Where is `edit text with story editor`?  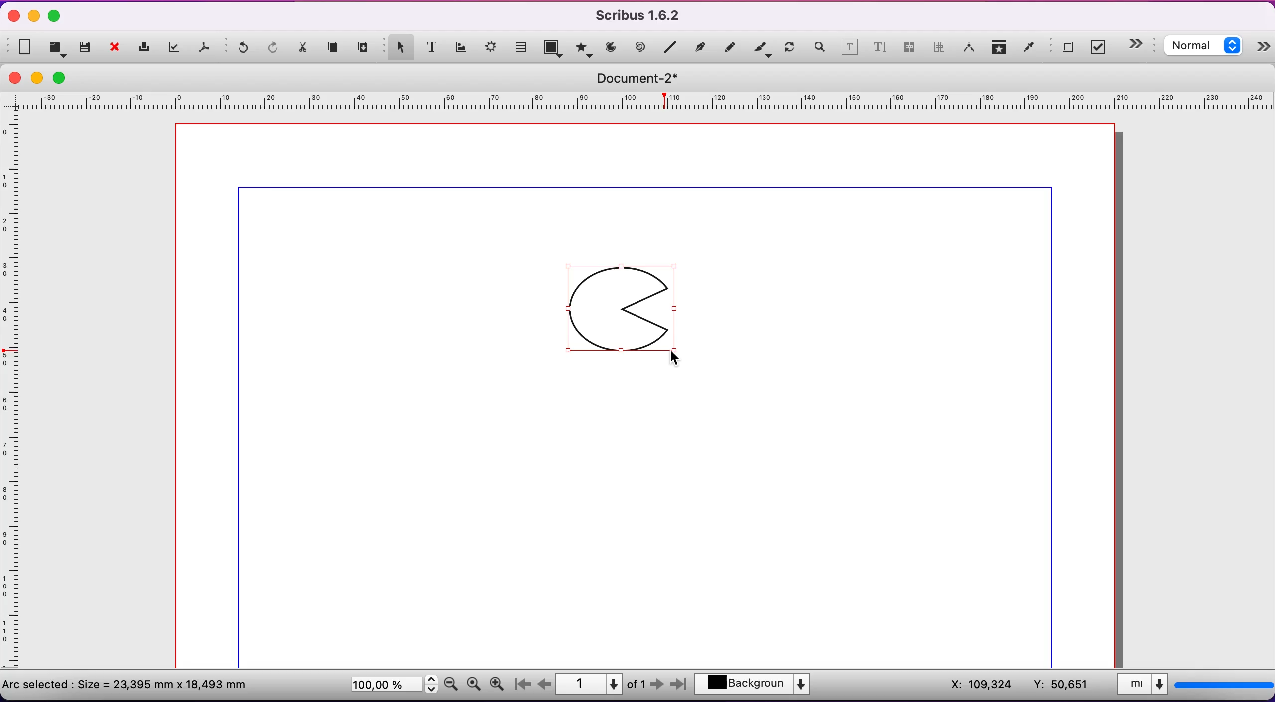 edit text with story editor is located at coordinates (879, 51).